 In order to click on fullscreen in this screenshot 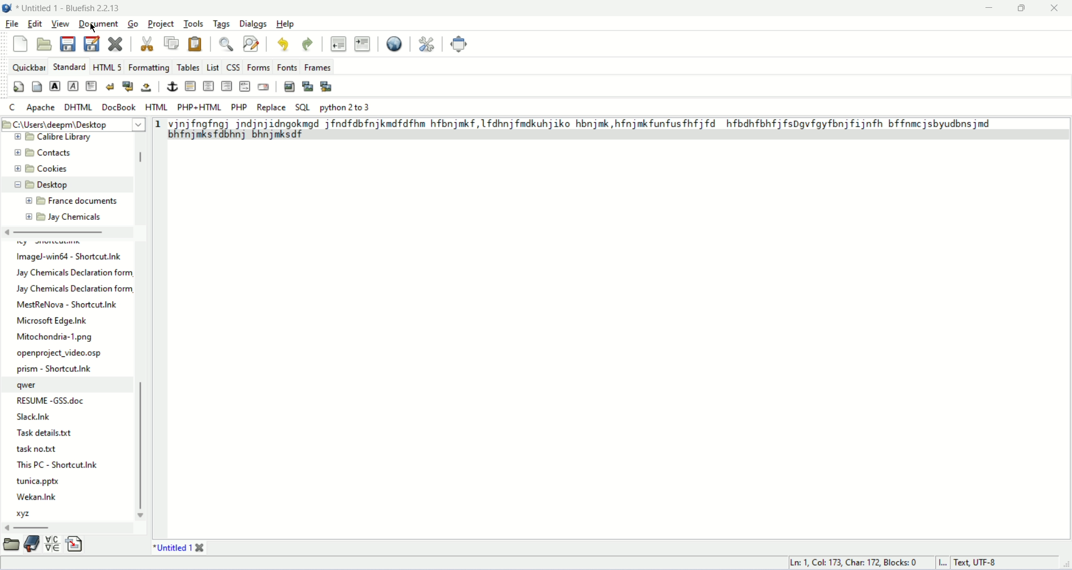, I will do `click(460, 44)`.